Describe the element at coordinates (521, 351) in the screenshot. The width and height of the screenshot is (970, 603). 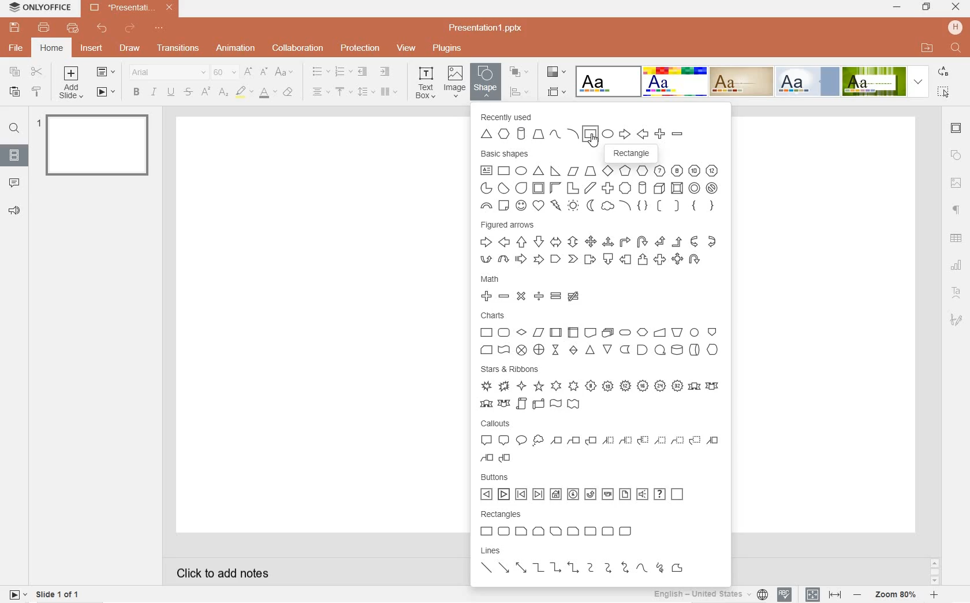
I see `Summing Junction` at that location.